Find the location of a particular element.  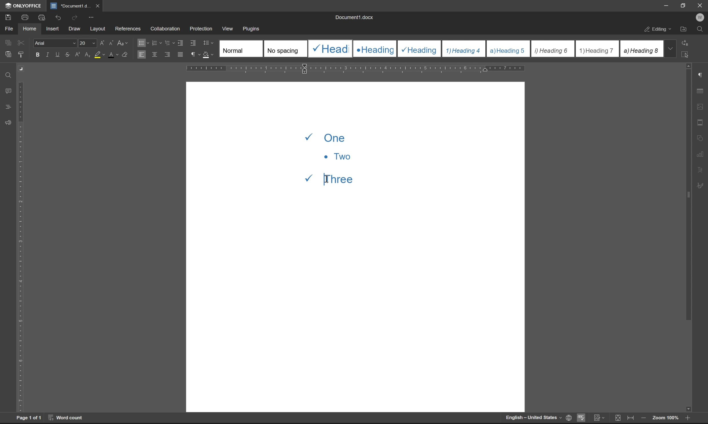

Arial is located at coordinates (54, 43).